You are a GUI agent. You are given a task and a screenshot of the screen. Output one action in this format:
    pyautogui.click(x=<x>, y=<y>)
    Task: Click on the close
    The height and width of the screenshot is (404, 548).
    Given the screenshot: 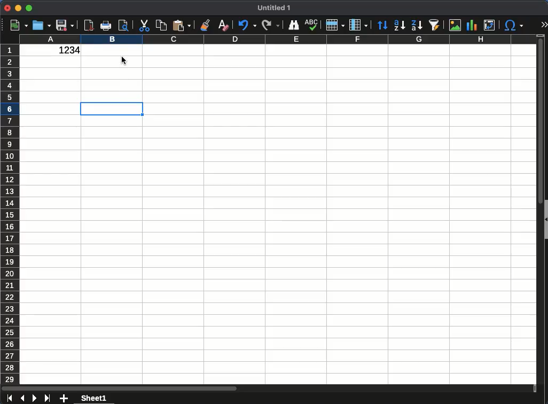 What is the action you would take?
    pyautogui.click(x=7, y=8)
    